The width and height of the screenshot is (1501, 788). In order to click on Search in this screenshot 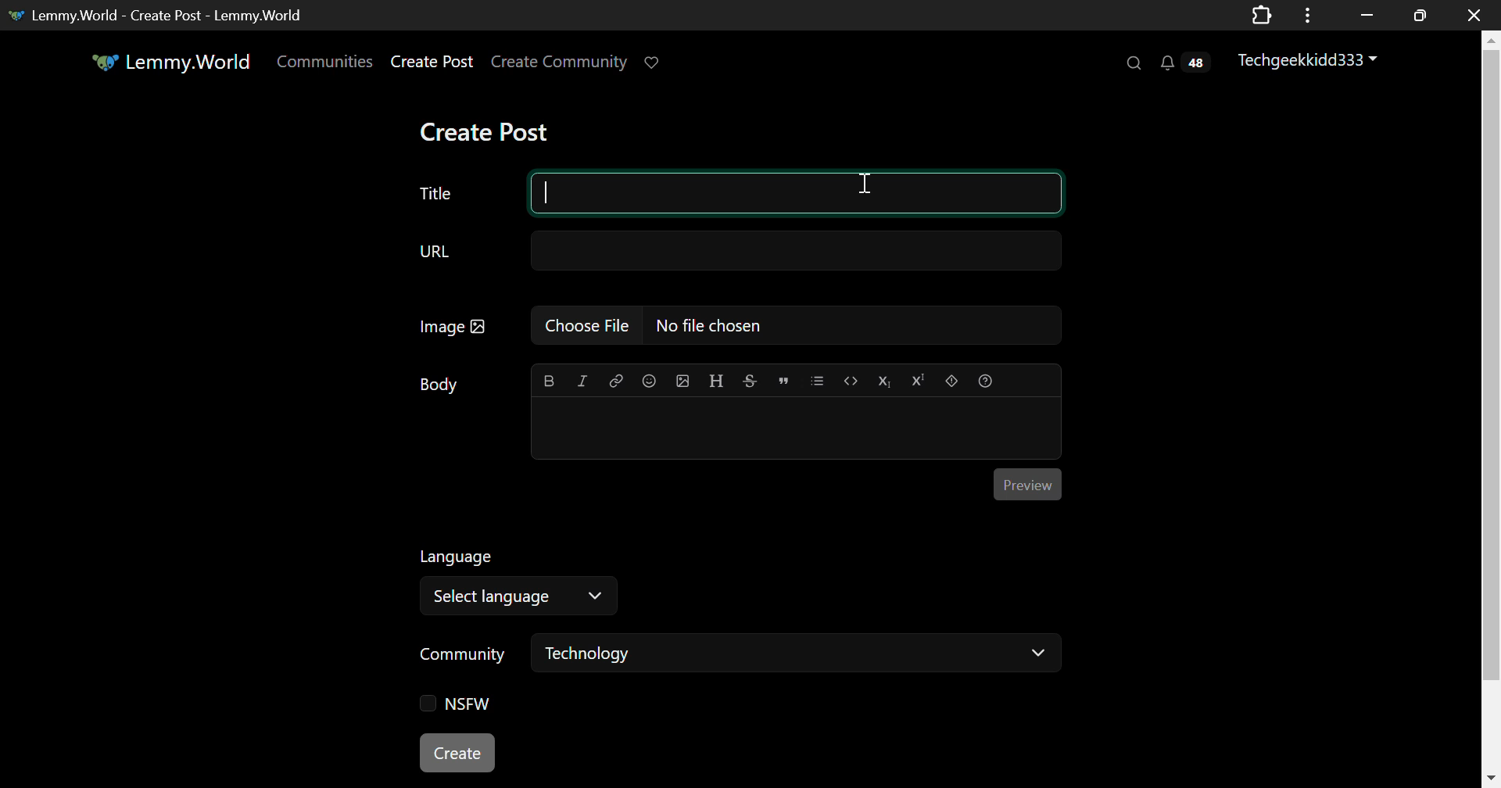, I will do `click(1136, 64)`.